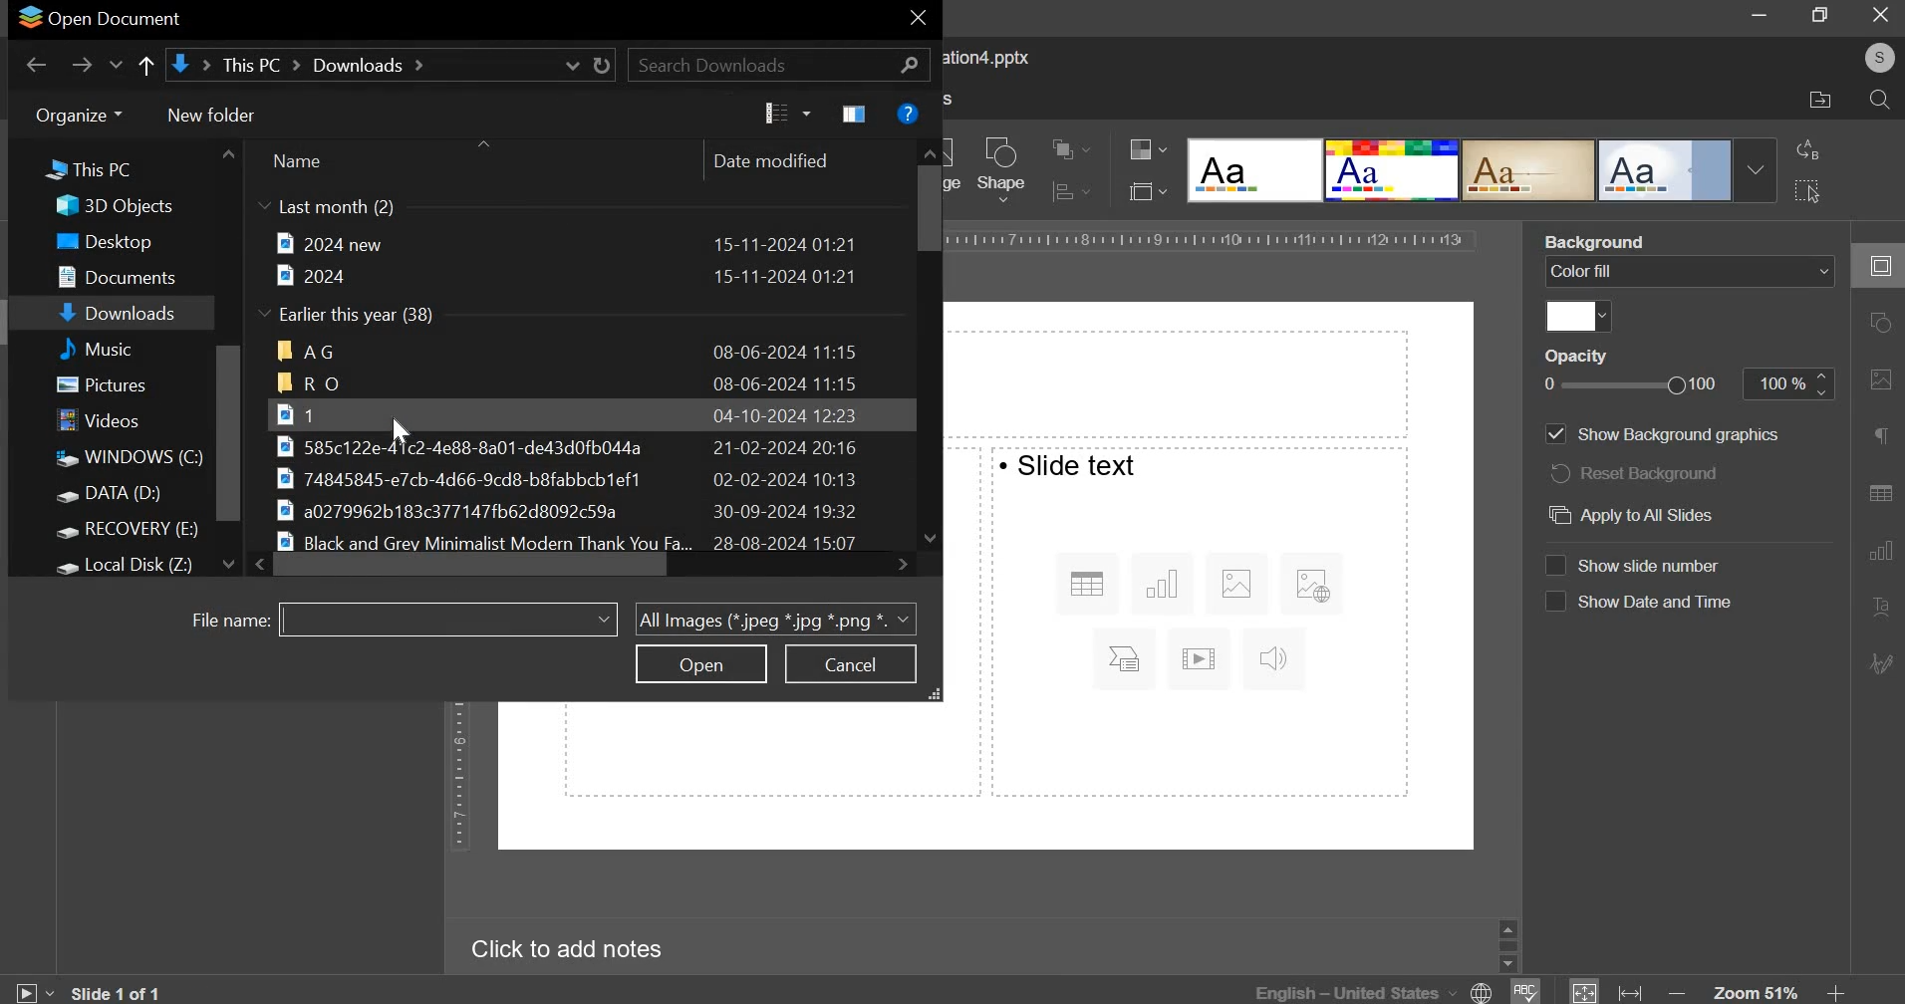 The height and width of the screenshot is (1004, 1905). What do you see at coordinates (1756, 992) in the screenshot?
I see `zoom 51%` at bounding box center [1756, 992].